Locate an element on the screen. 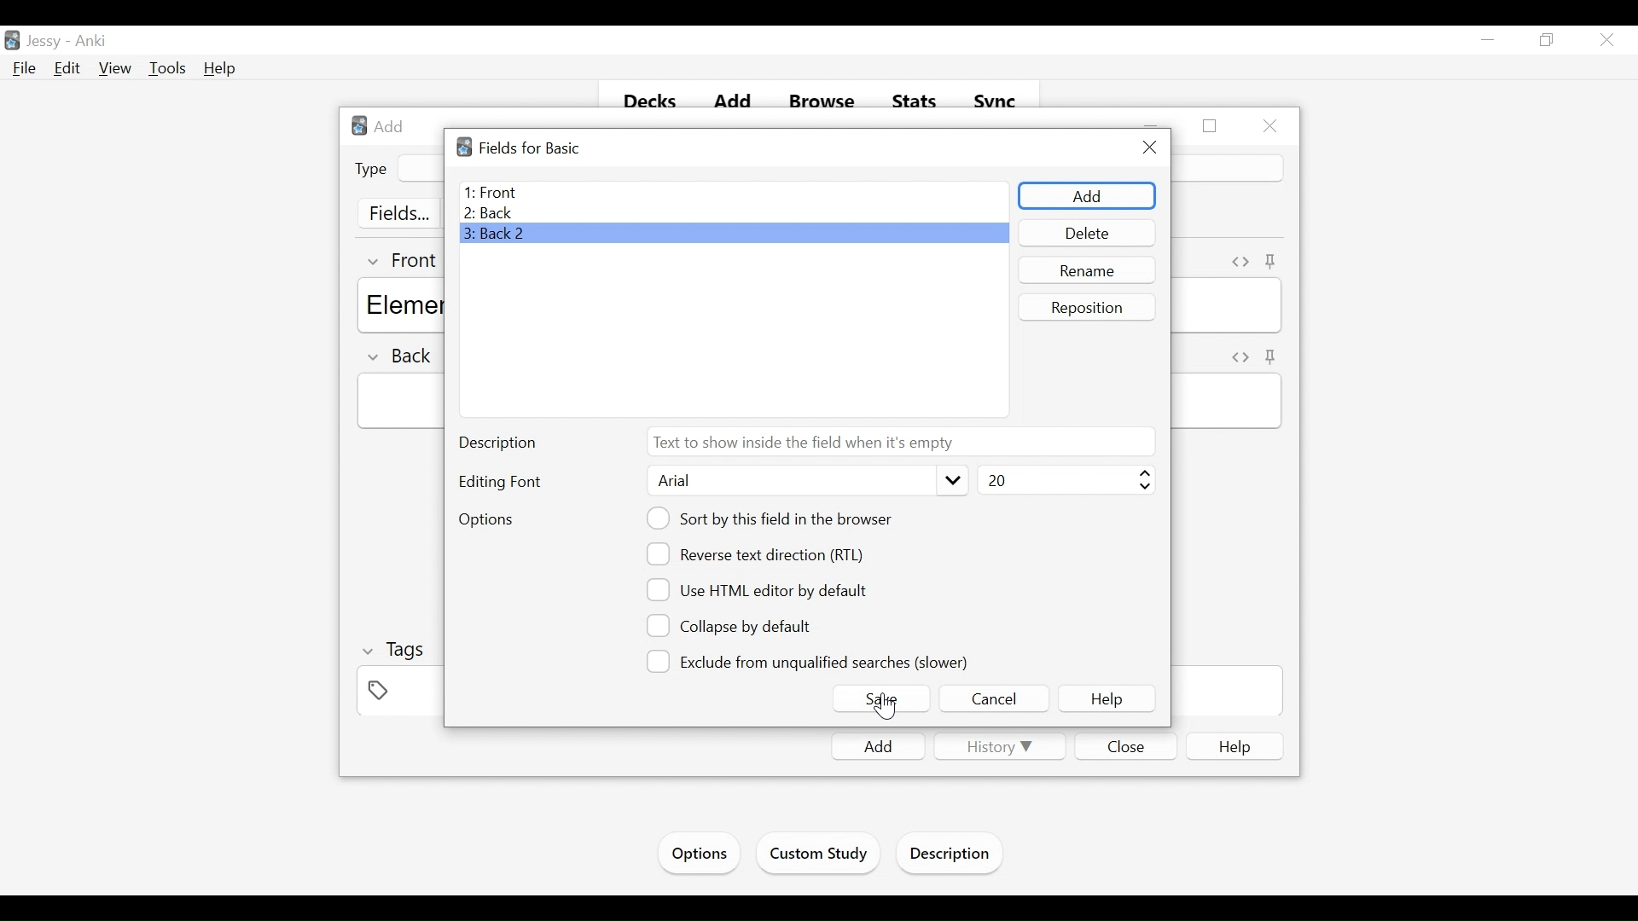 This screenshot has width=1638, height=921. Reposition is located at coordinates (1084, 308).